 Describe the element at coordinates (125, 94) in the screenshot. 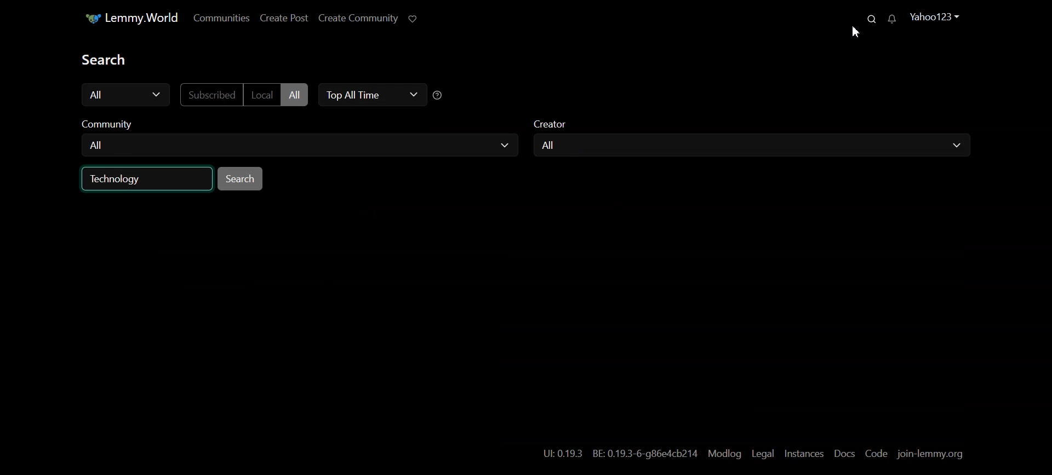

I see `All` at that location.